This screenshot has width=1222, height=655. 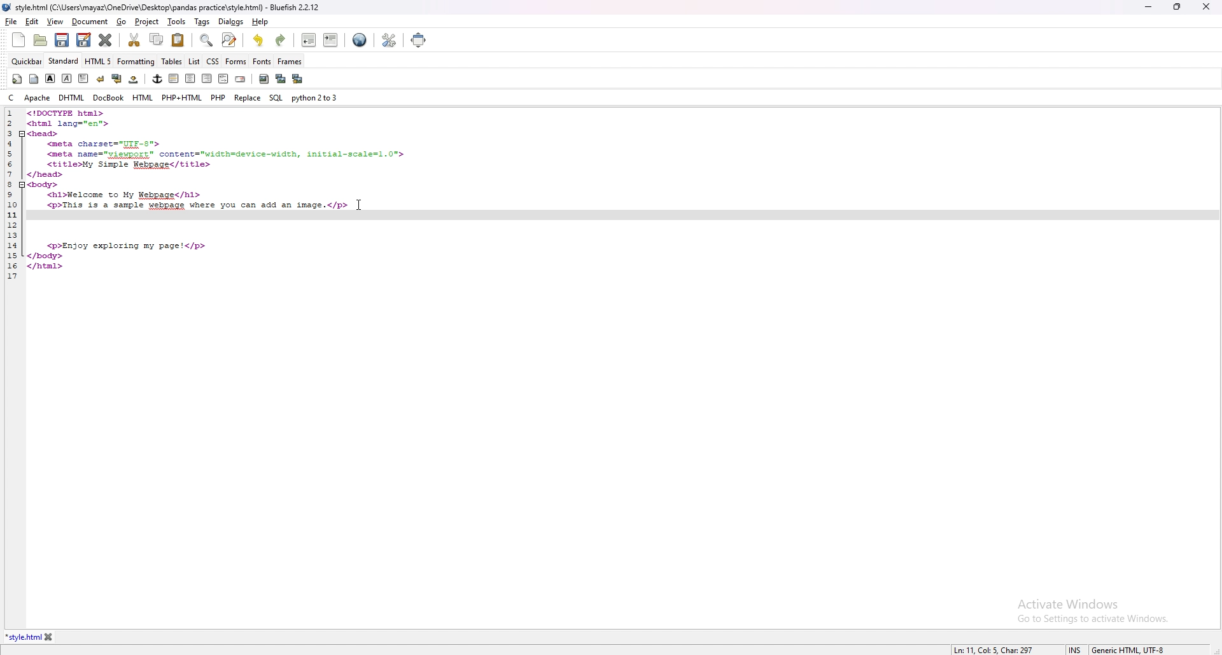 What do you see at coordinates (90, 22) in the screenshot?
I see `document` at bounding box center [90, 22].